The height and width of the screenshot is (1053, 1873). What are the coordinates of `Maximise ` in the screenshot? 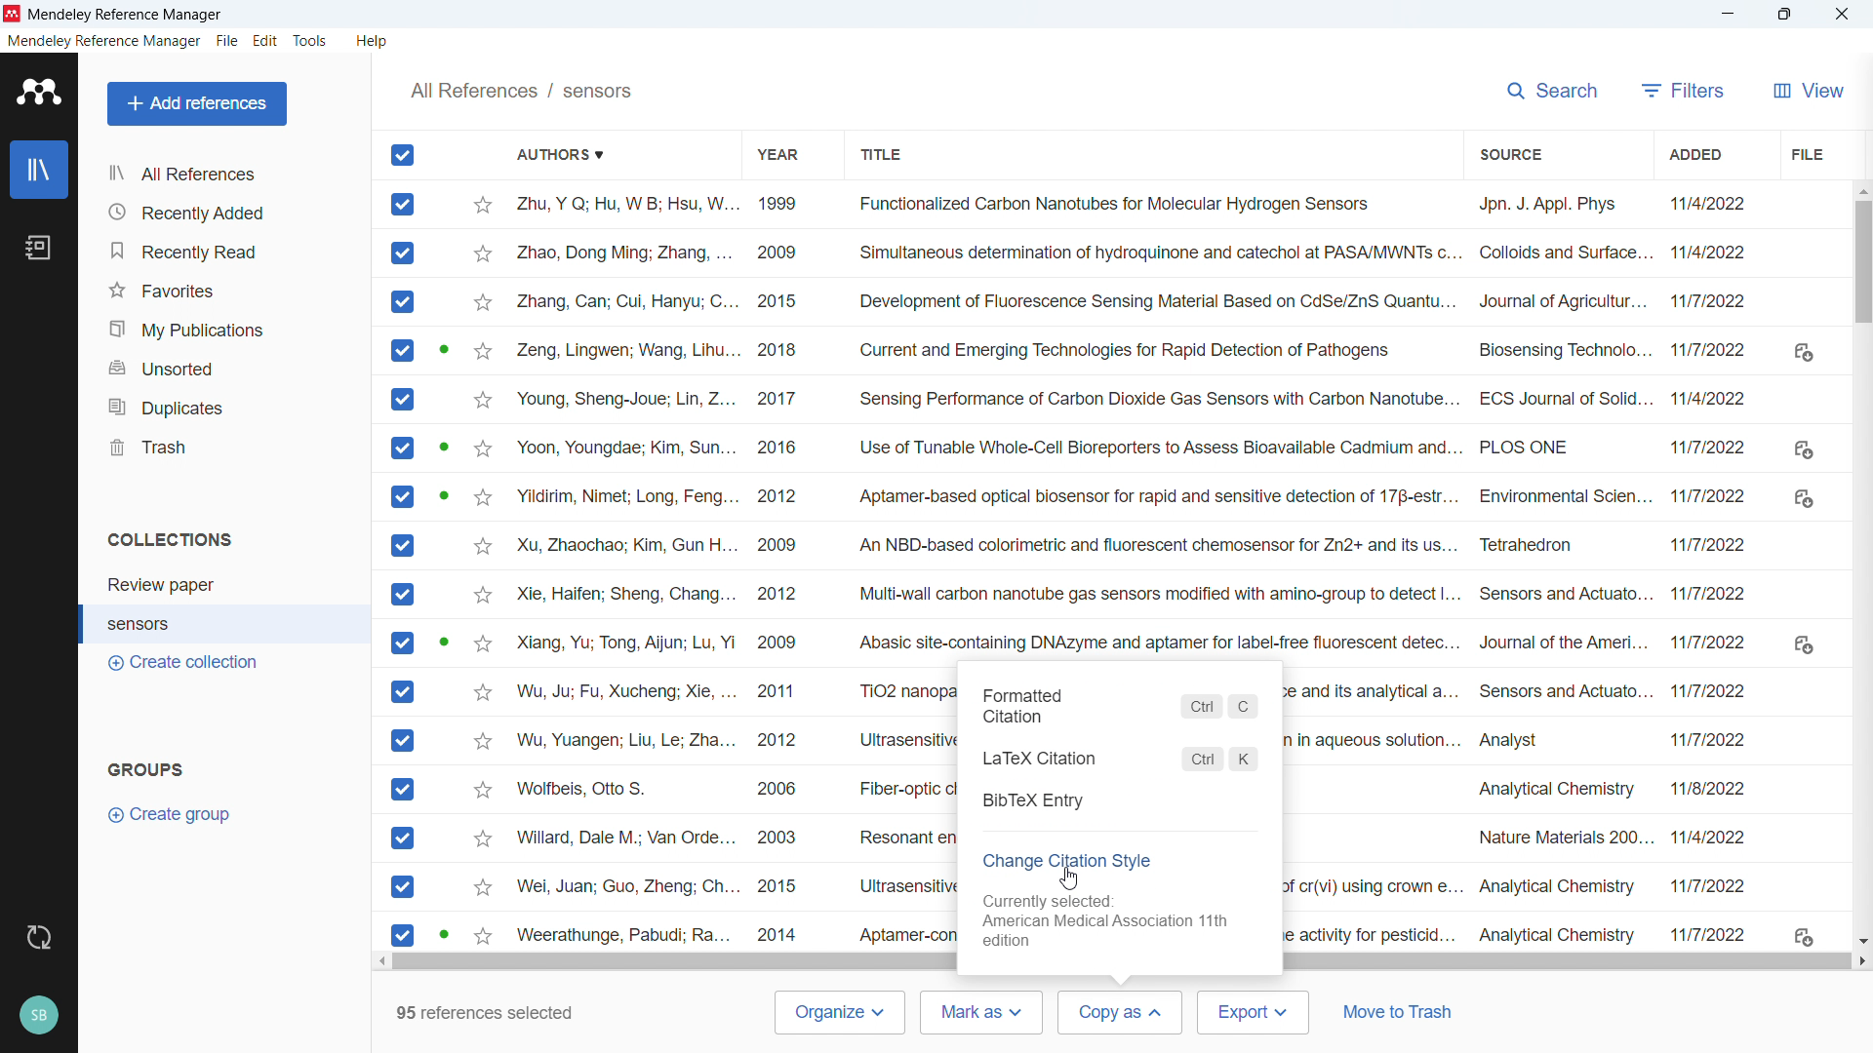 It's located at (1782, 14).